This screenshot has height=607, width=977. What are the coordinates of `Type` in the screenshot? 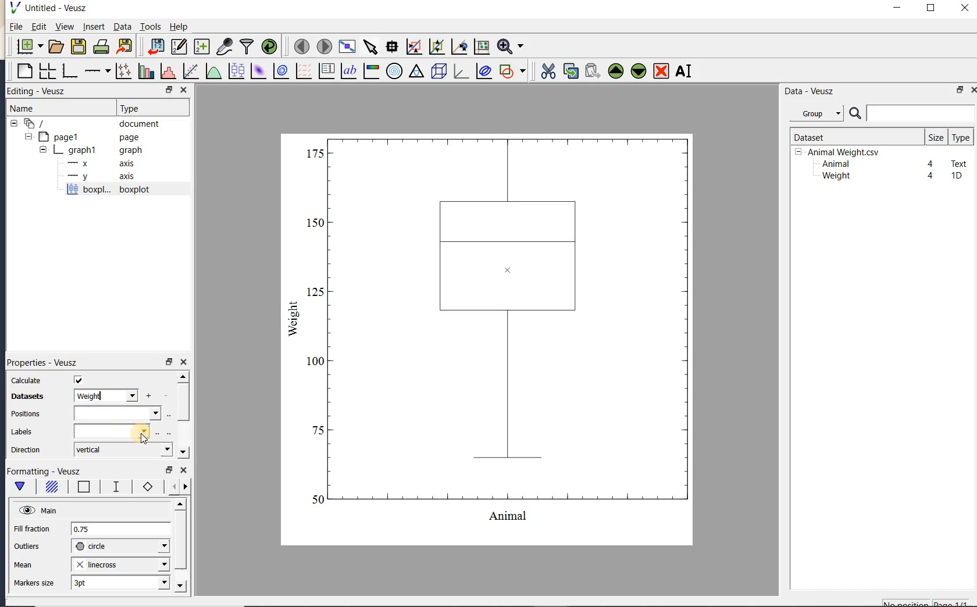 It's located at (150, 107).